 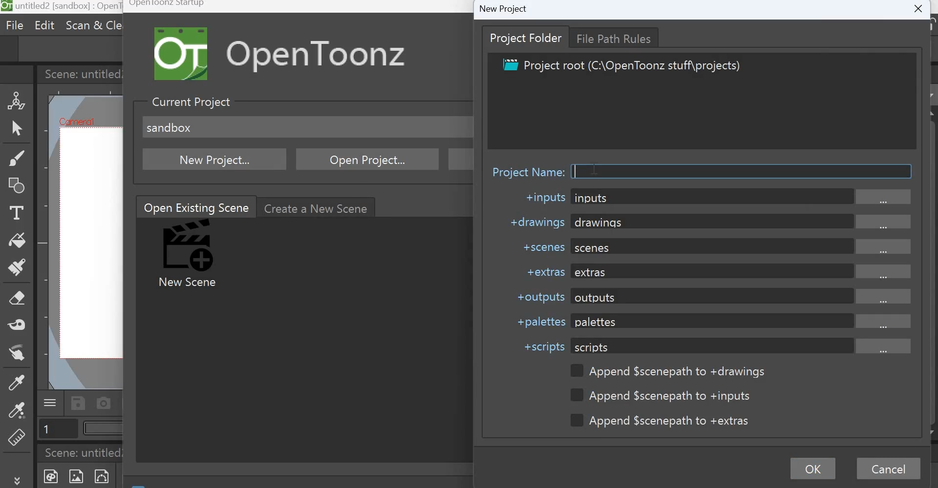 What do you see at coordinates (191, 255) in the screenshot?
I see `New Scene` at bounding box center [191, 255].